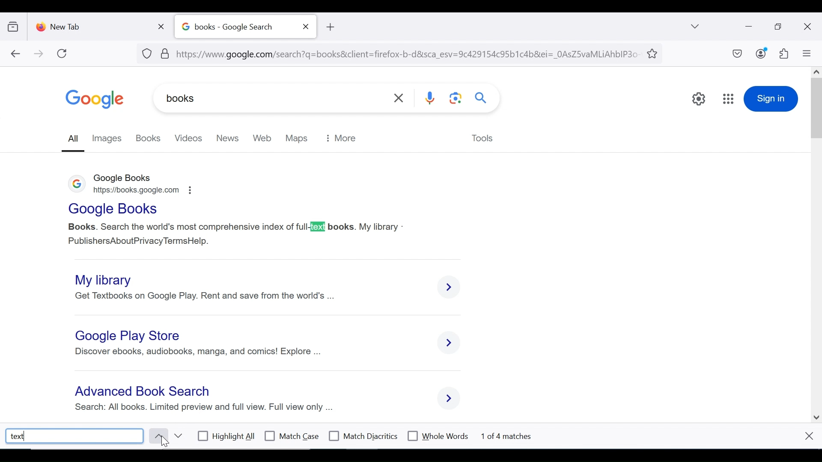 This screenshot has width=822, height=462. Describe the element at coordinates (815, 242) in the screenshot. I see `scroll bar` at that location.